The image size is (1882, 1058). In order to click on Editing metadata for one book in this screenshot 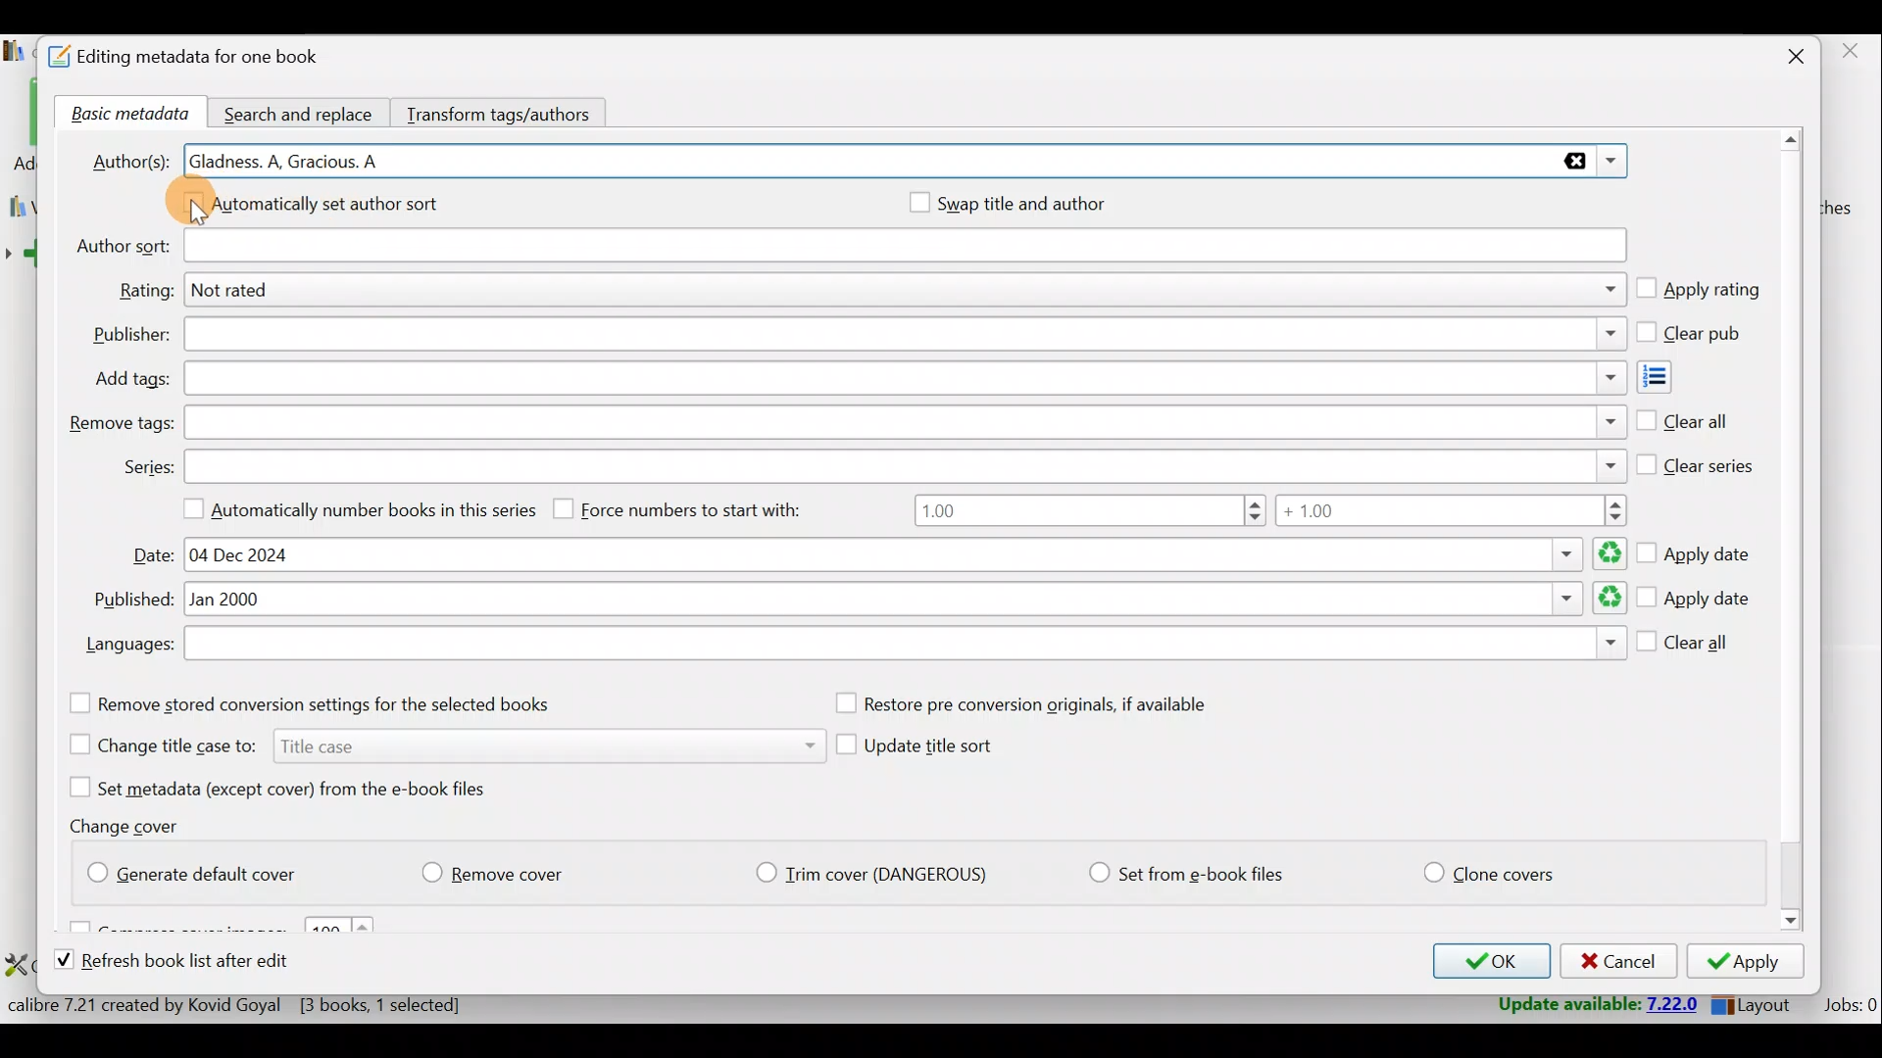, I will do `click(208, 58)`.